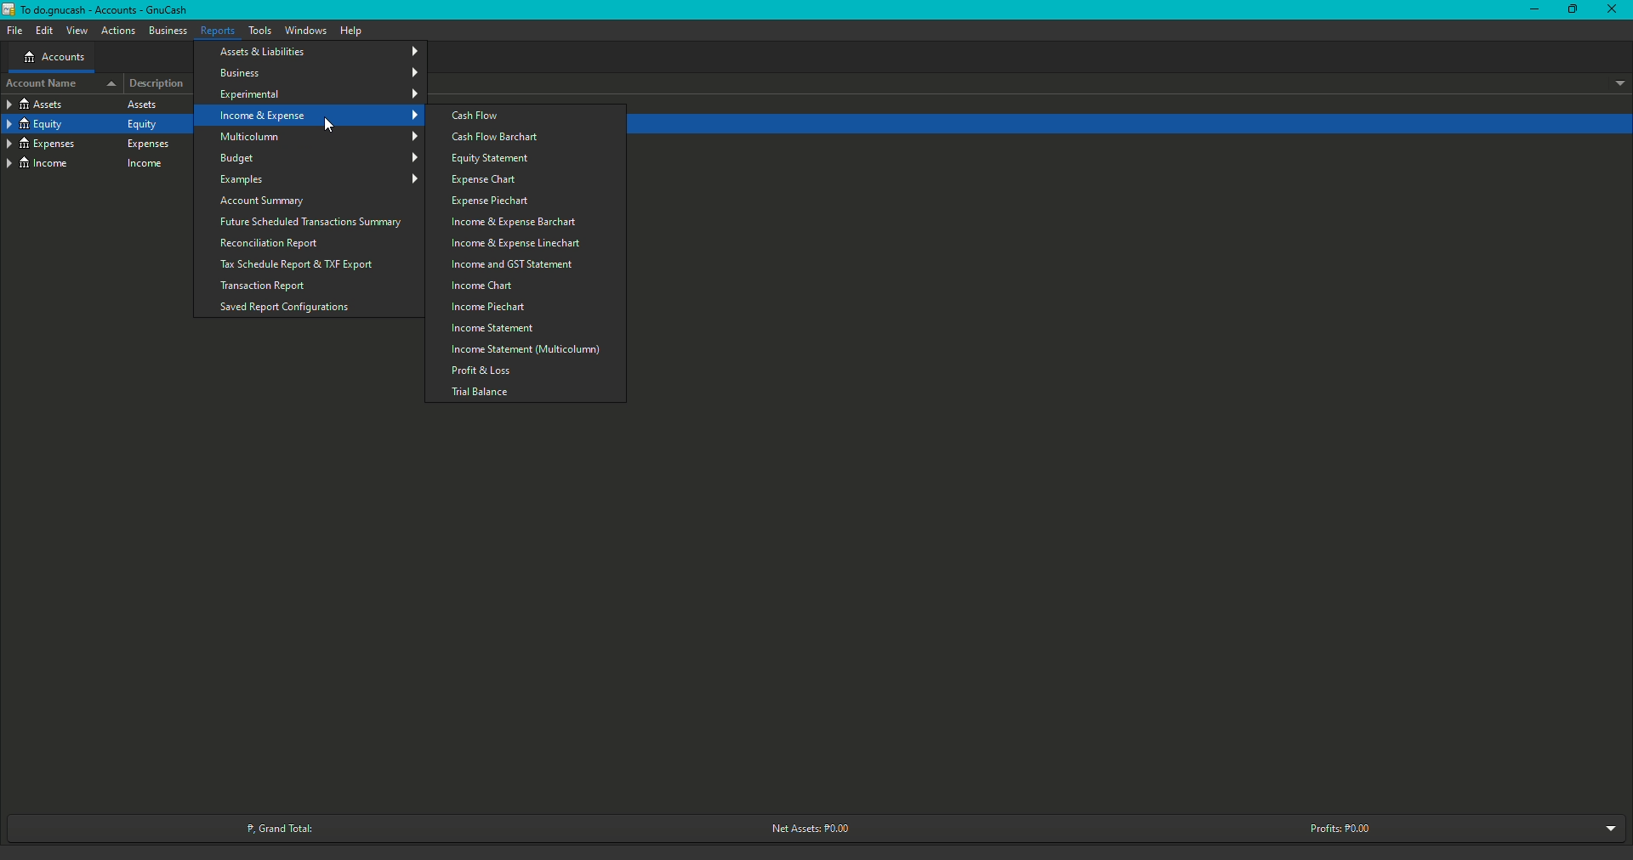  What do you see at coordinates (318, 93) in the screenshot?
I see `Experimental` at bounding box center [318, 93].